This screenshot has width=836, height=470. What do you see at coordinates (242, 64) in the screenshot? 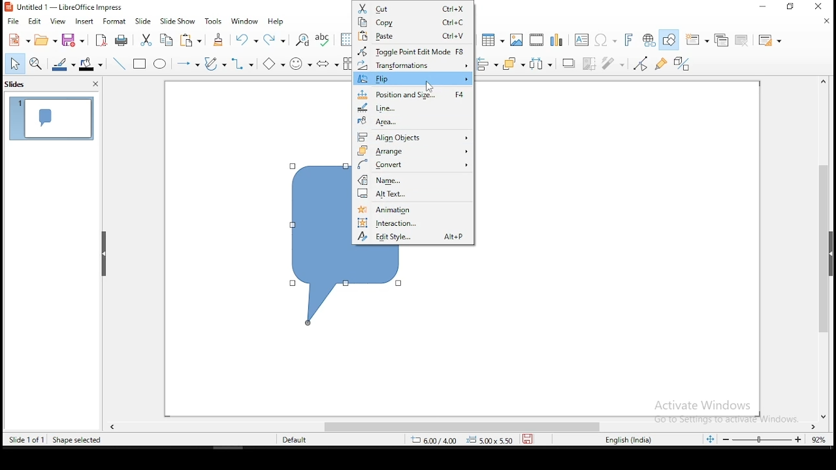
I see `connectors` at bounding box center [242, 64].